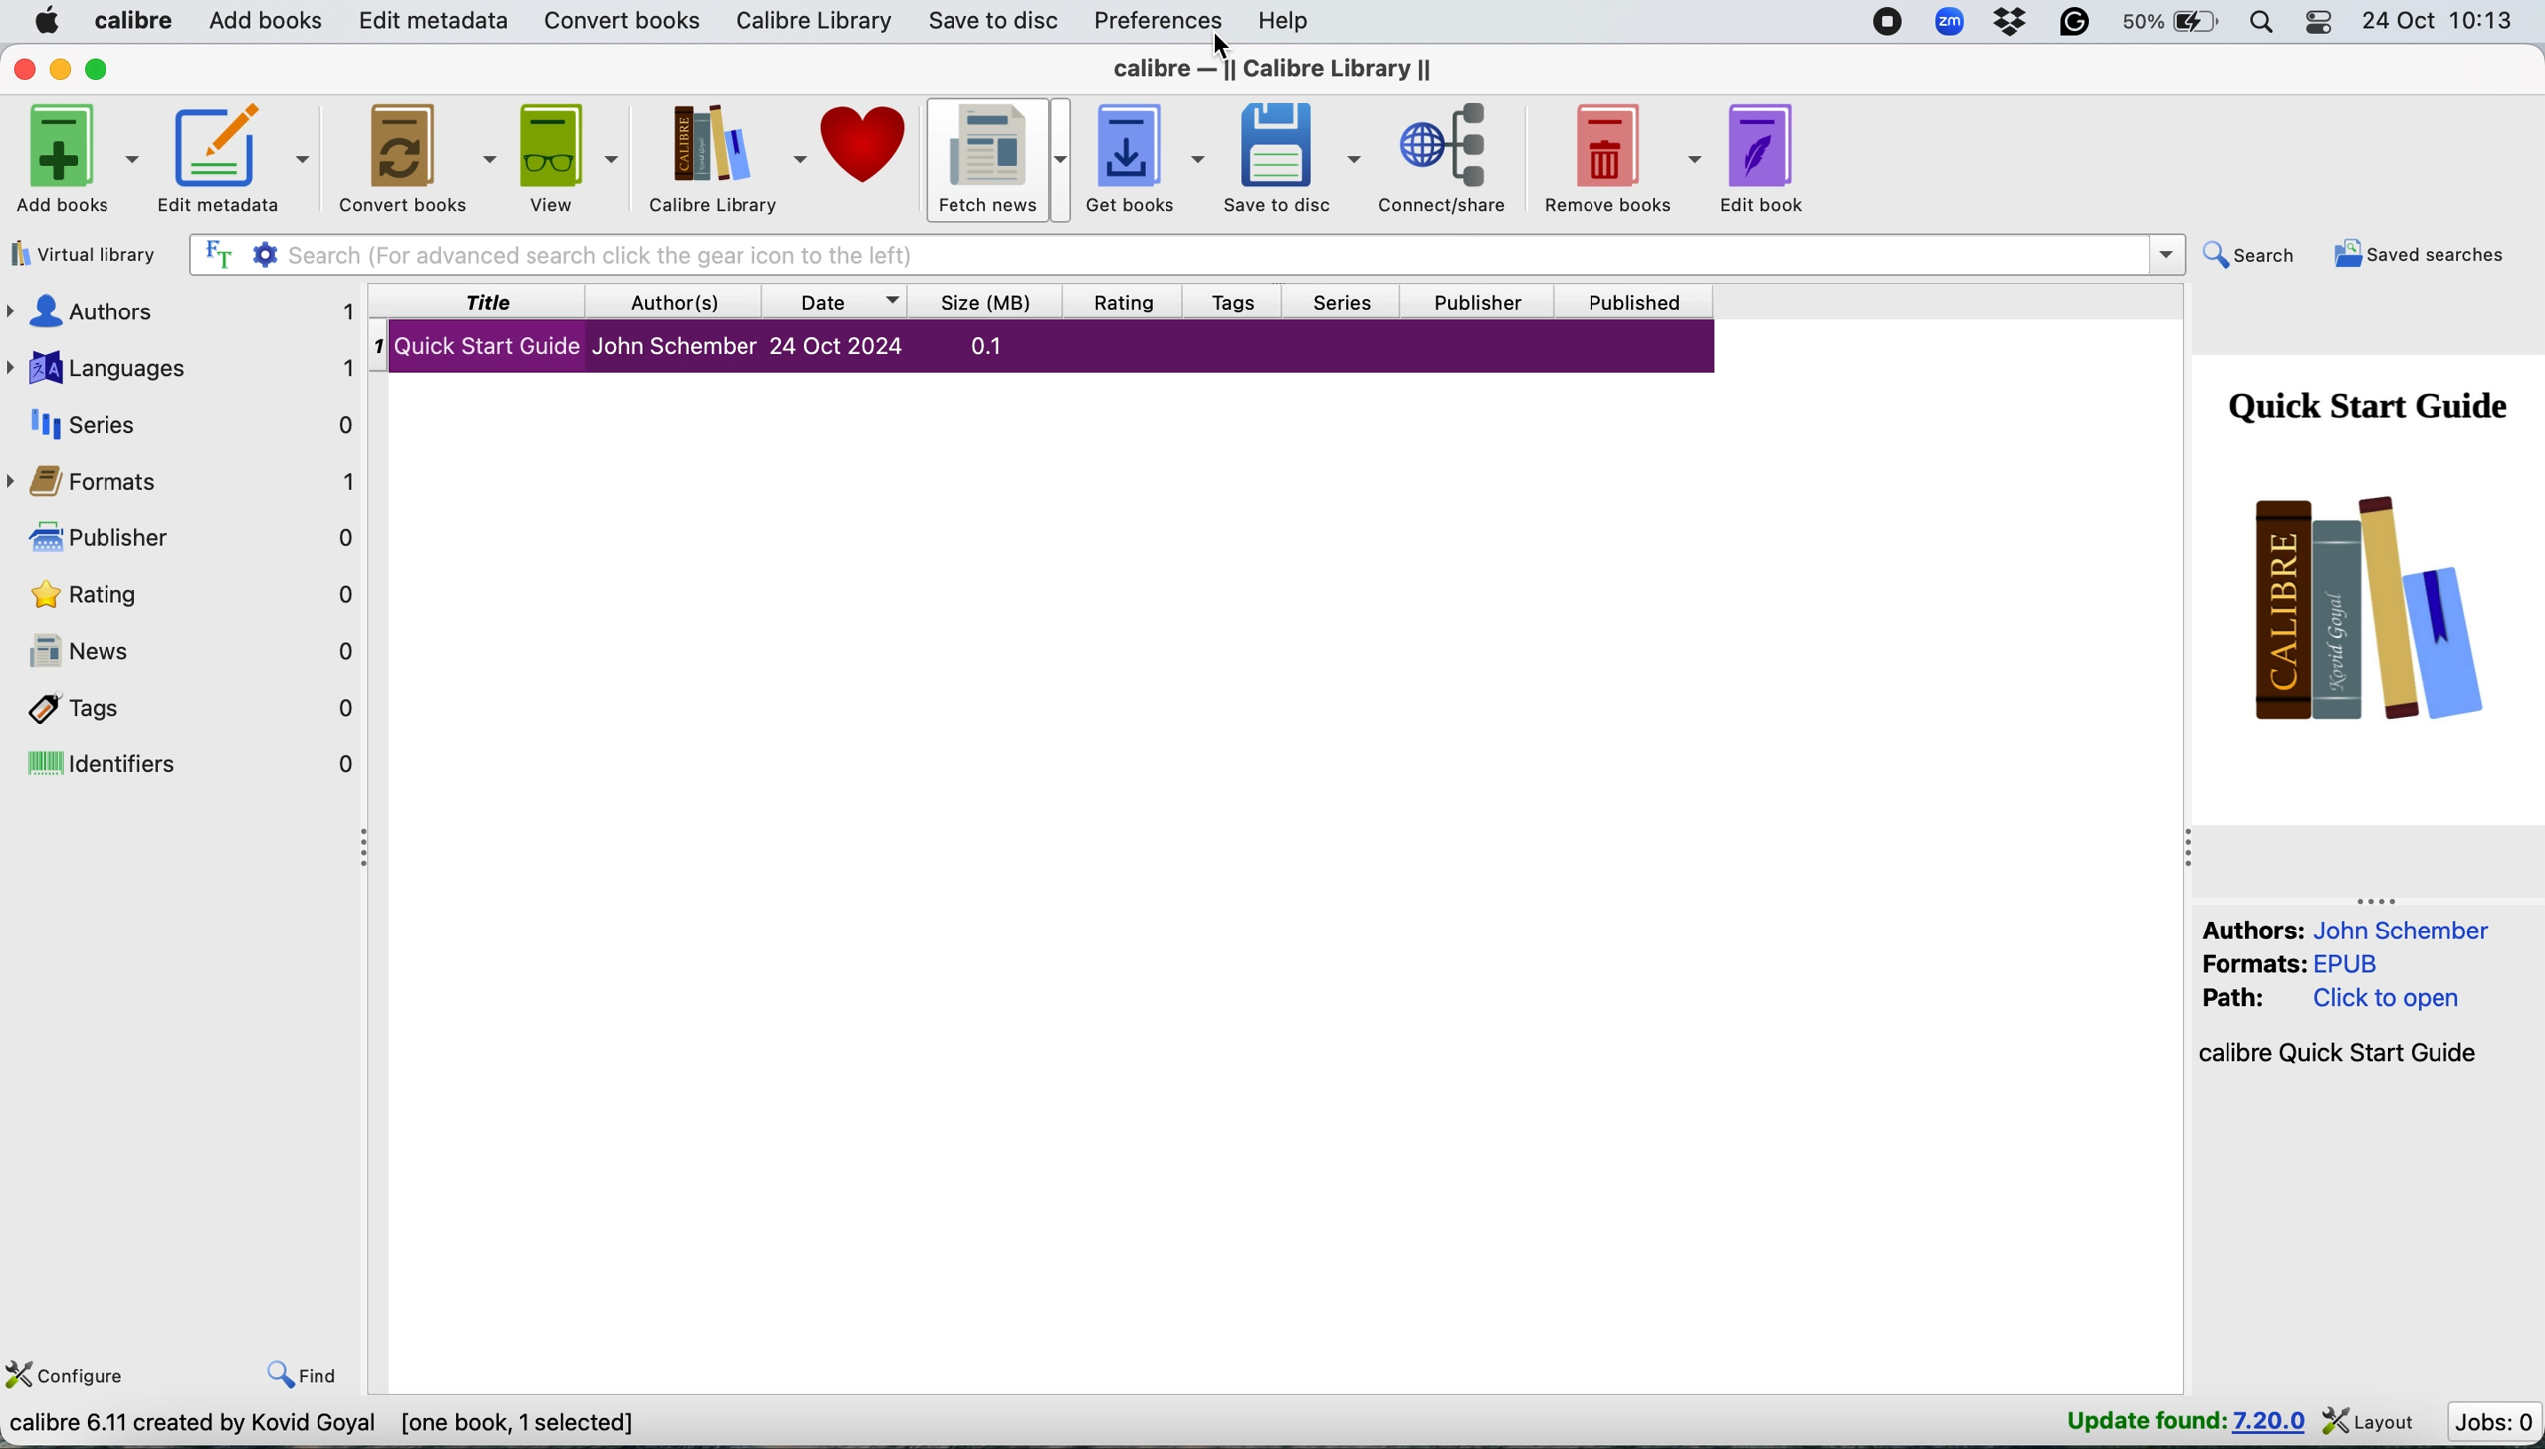 This screenshot has height=1449, width=2545. What do you see at coordinates (873, 162) in the screenshot?
I see `donate` at bounding box center [873, 162].